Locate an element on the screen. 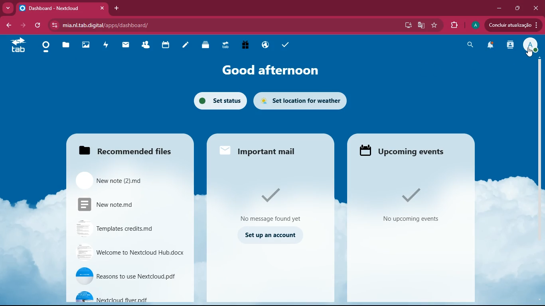 The image size is (545, 306). set location for weather is located at coordinates (306, 102).